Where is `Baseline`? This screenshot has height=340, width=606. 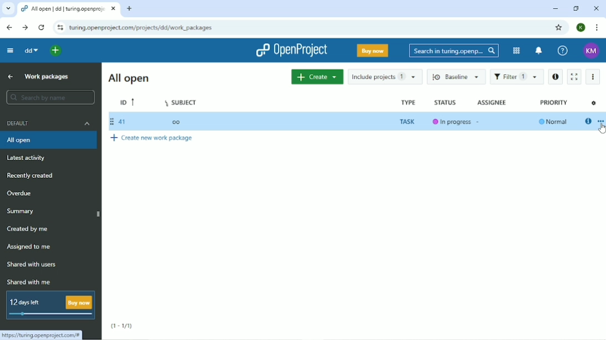 Baseline is located at coordinates (457, 77).